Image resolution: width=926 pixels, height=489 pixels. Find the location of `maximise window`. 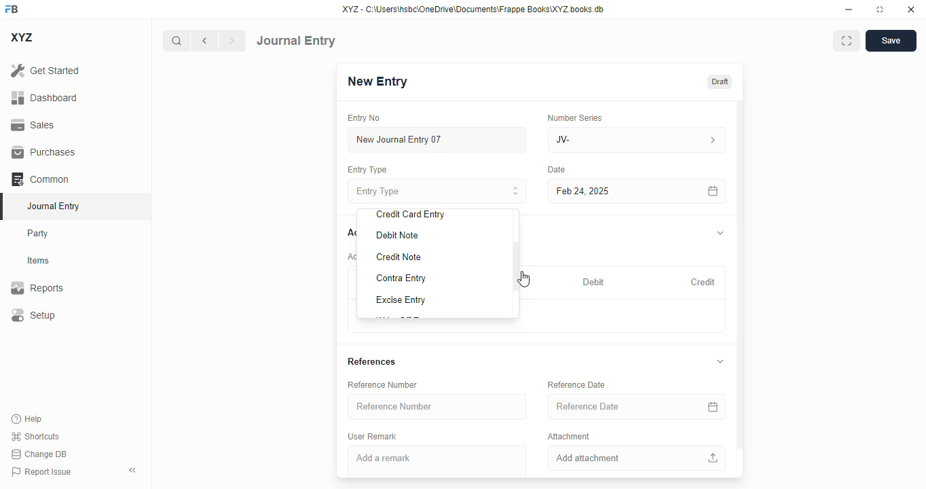

maximise window is located at coordinates (847, 41).